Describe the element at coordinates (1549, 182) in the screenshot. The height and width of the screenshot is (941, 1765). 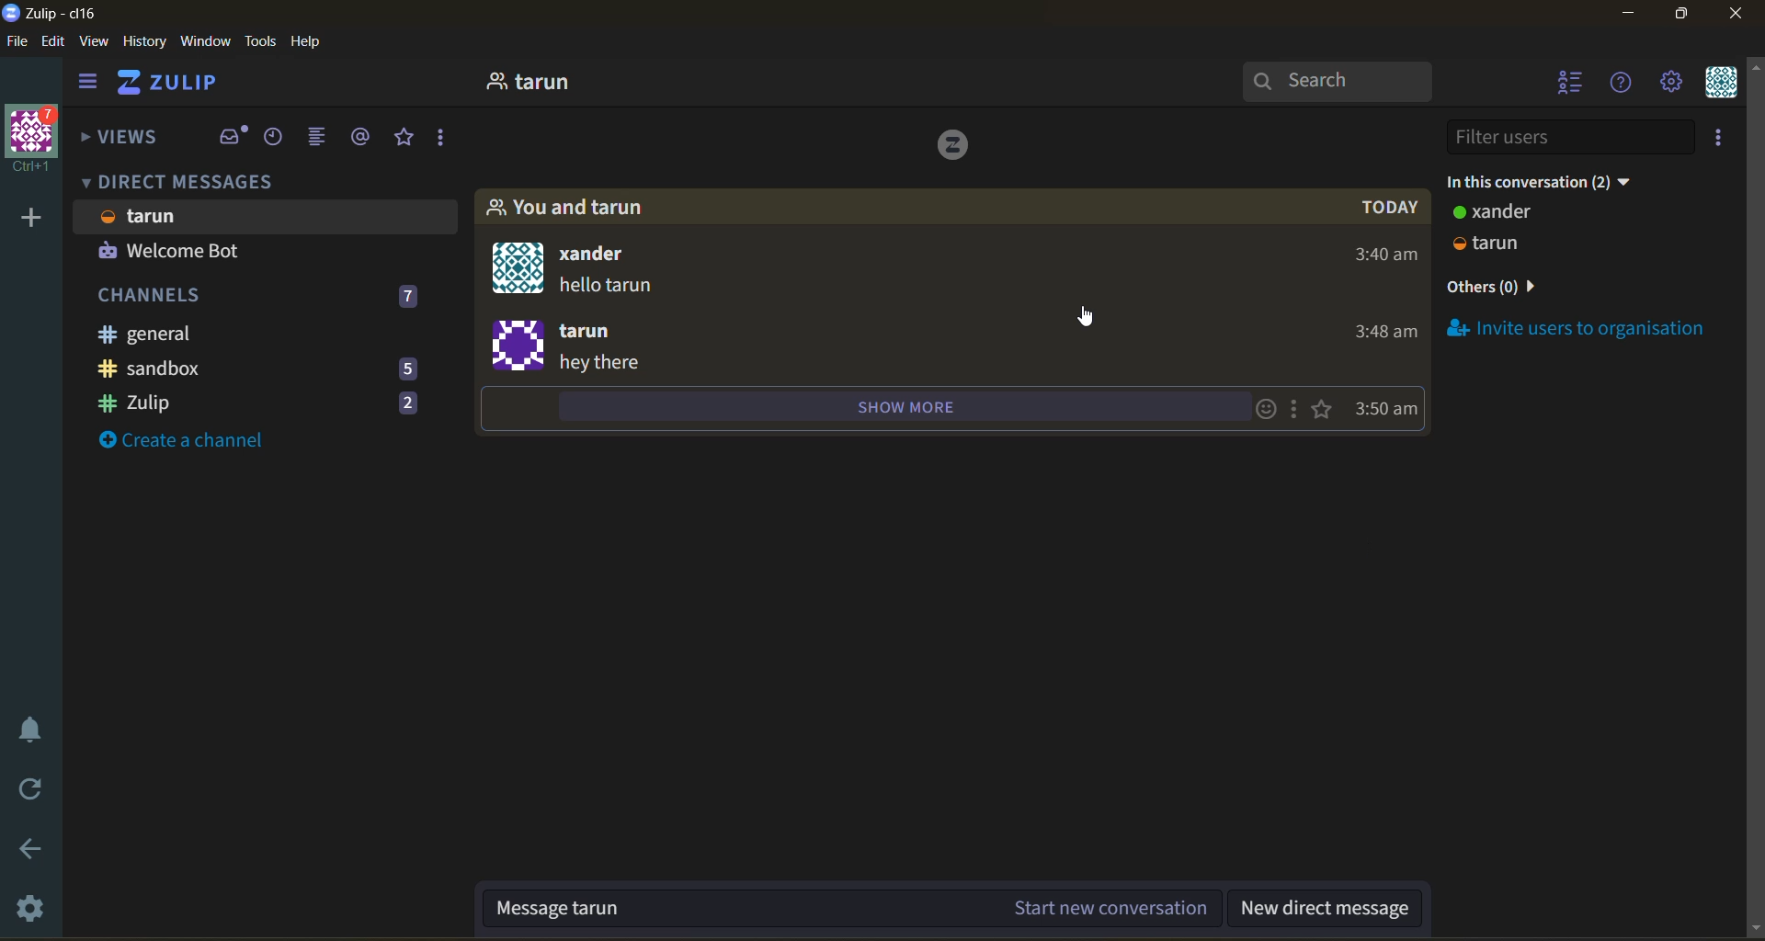
I see `in this conversation` at that location.